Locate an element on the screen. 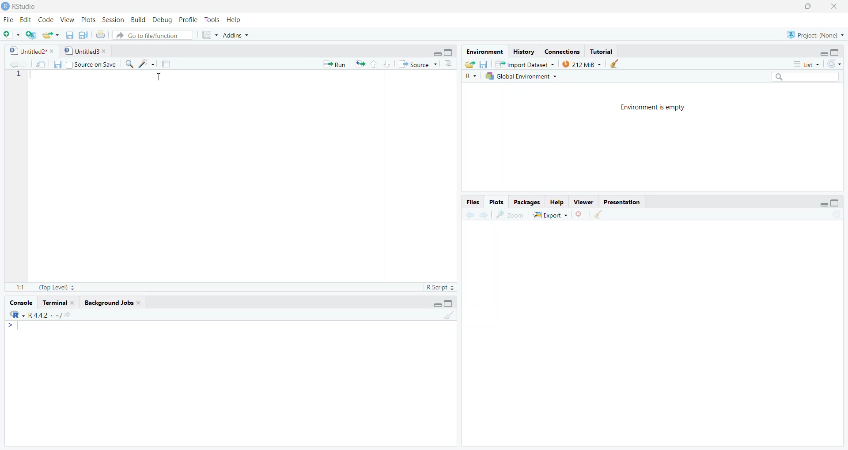 The image size is (848, 450). brightness is located at coordinates (148, 64).